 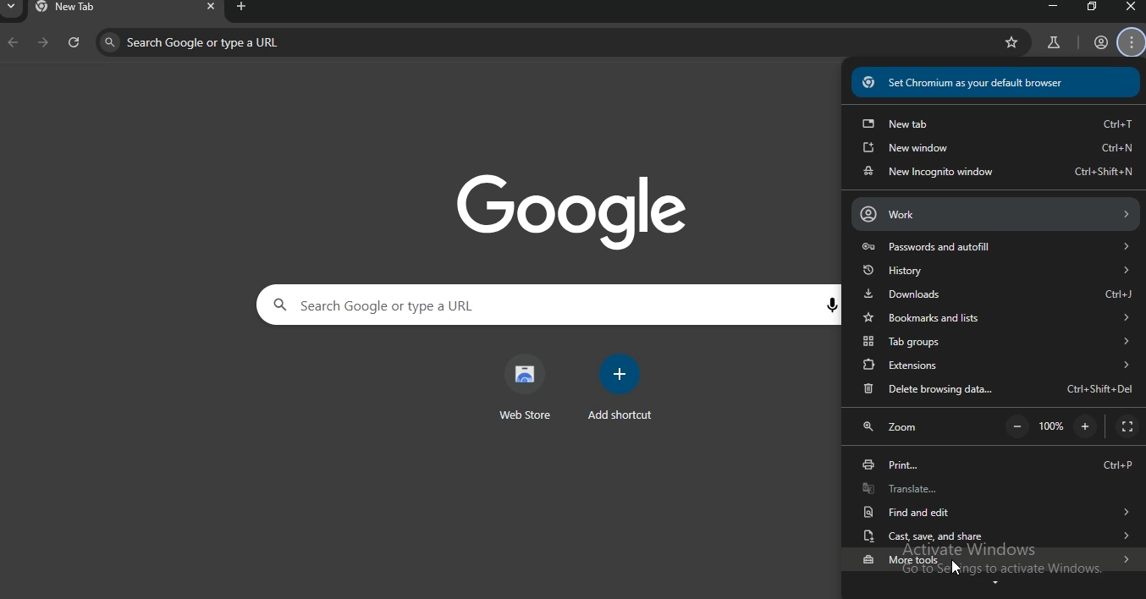 What do you see at coordinates (1132, 7) in the screenshot?
I see `close` at bounding box center [1132, 7].